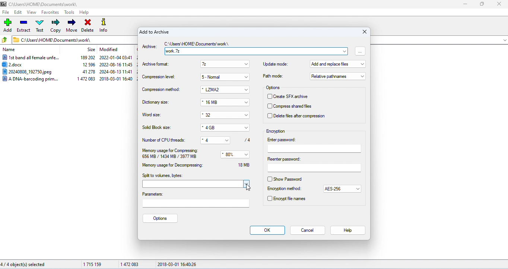 Image resolution: width=508 pixels, height=269 pixels. What do you see at coordinates (39, 4) in the screenshot?
I see `CAUsers\HOME\Documents\work\` at bounding box center [39, 4].